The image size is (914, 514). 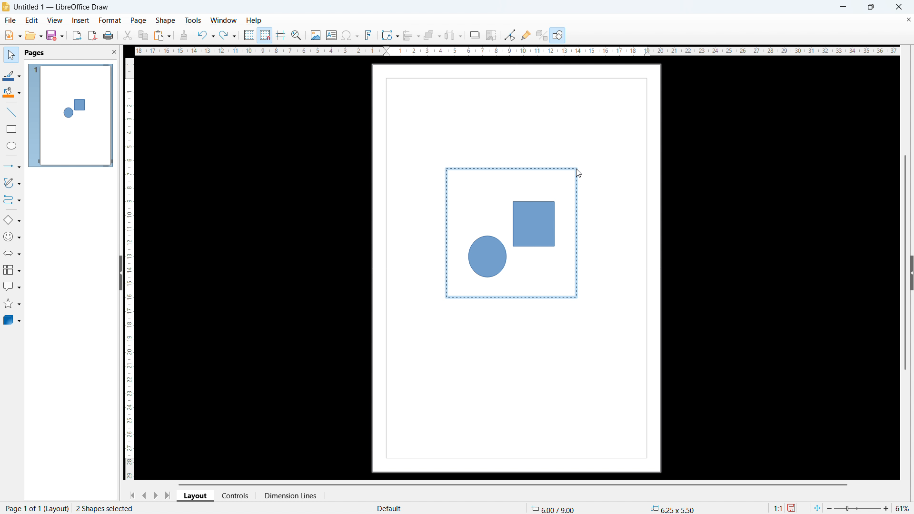 I want to click on open draw functions, so click(x=559, y=35).